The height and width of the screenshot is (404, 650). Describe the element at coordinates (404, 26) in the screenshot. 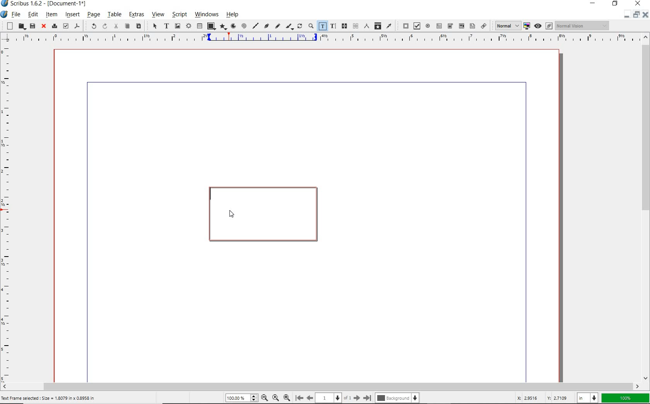

I see `pdf push button` at that location.